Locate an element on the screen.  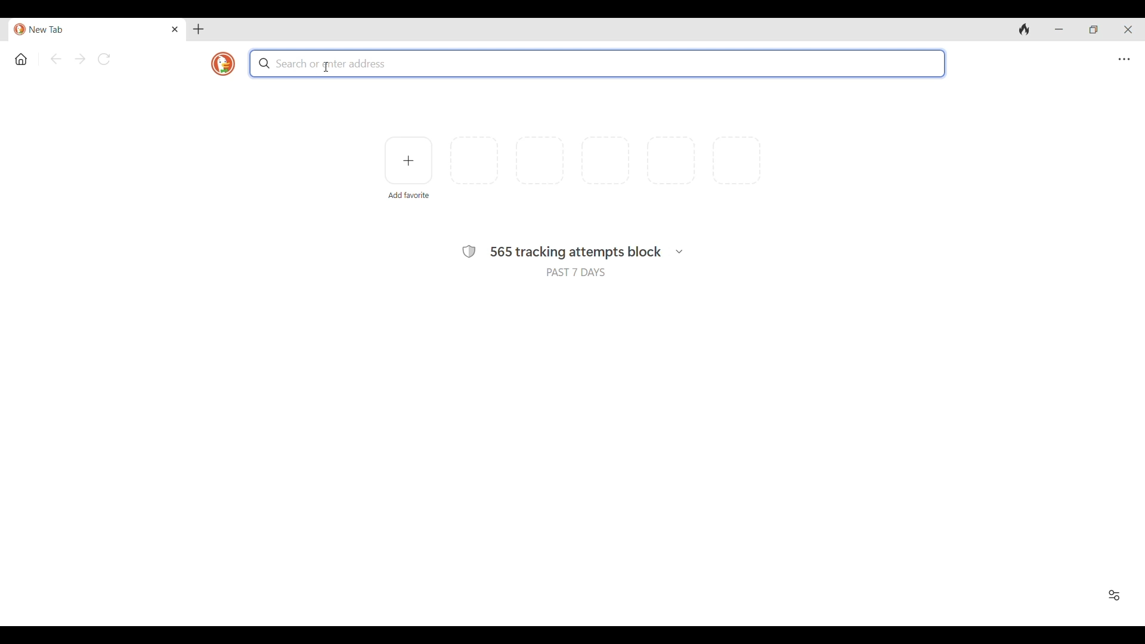
PAST 7 DAYS is located at coordinates (576, 272).